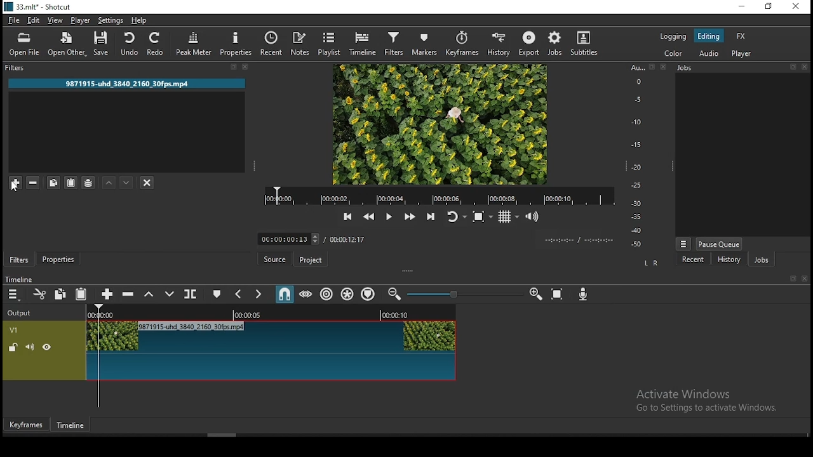 Image resolution: width=813 pixels, height=457 pixels. What do you see at coordinates (19, 314) in the screenshot?
I see `Output` at bounding box center [19, 314].